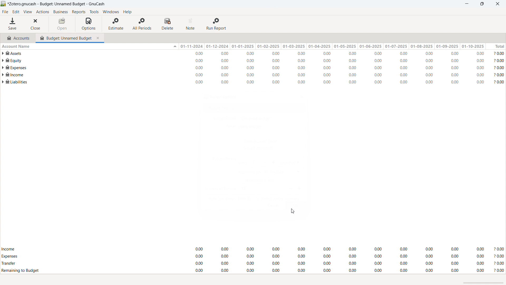 This screenshot has width=506, height=285. Describe the element at coordinates (253, 256) in the screenshot. I see `expenses total` at that location.